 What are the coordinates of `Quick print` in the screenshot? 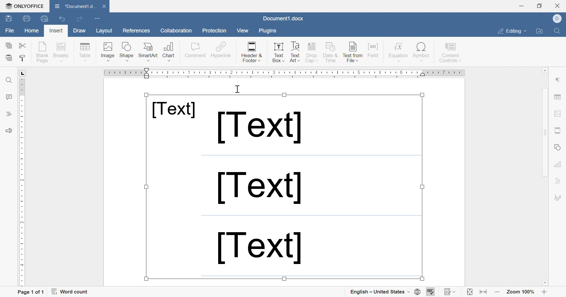 It's located at (45, 19).